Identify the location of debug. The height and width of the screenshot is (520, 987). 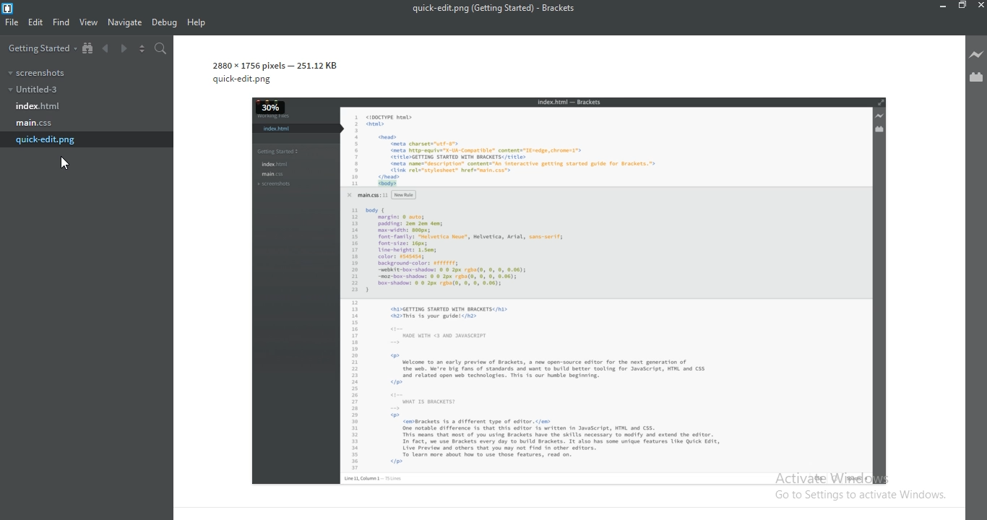
(163, 23).